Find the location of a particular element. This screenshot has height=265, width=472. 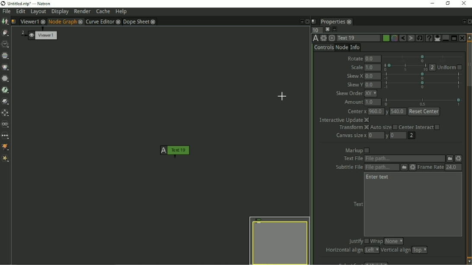

Auto size is located at coordinates (384, 128).